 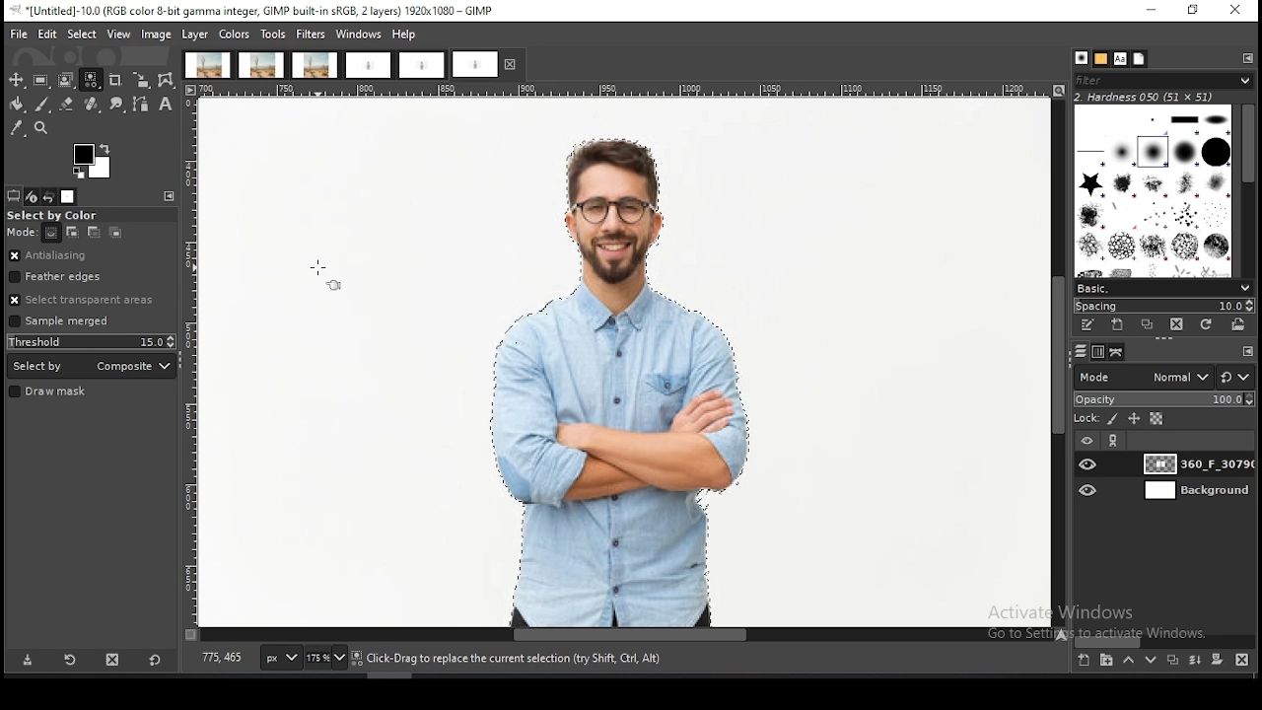 I want to click on save tool preset, so click(x=27, y=660).